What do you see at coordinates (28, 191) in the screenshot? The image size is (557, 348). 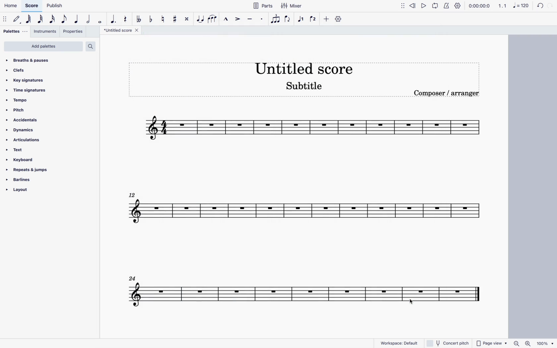 I see `layout` at bounding box center [28, 191].